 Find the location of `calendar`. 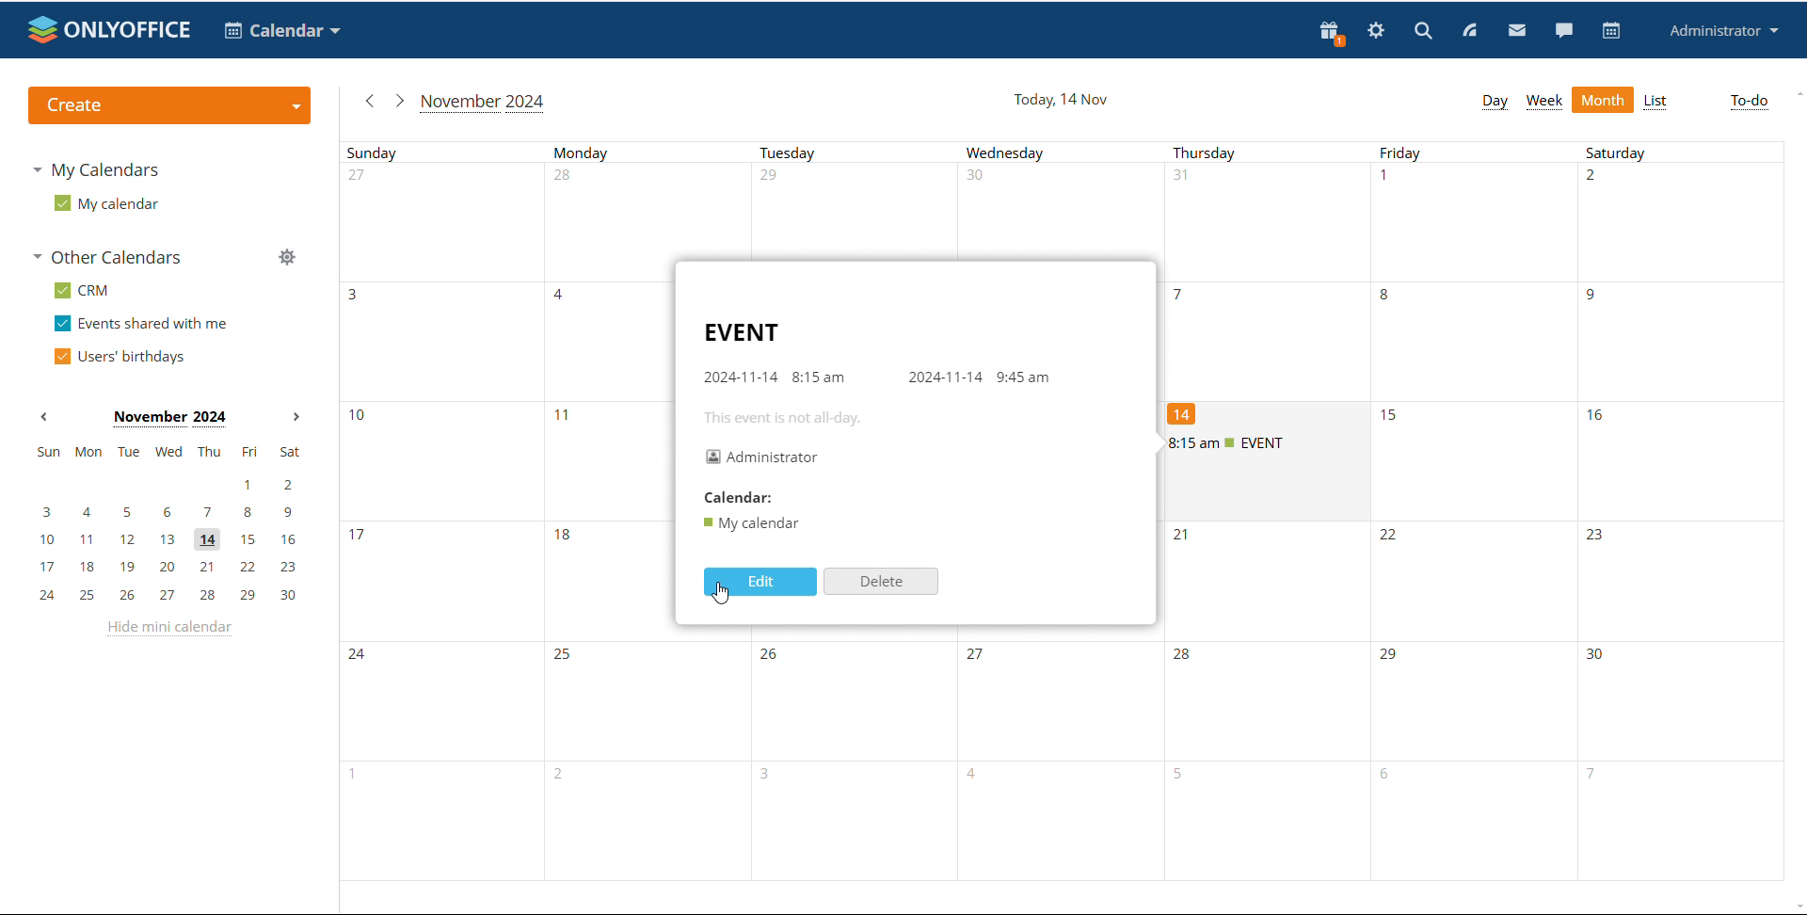

calendar is located at coordinates (751, 524).